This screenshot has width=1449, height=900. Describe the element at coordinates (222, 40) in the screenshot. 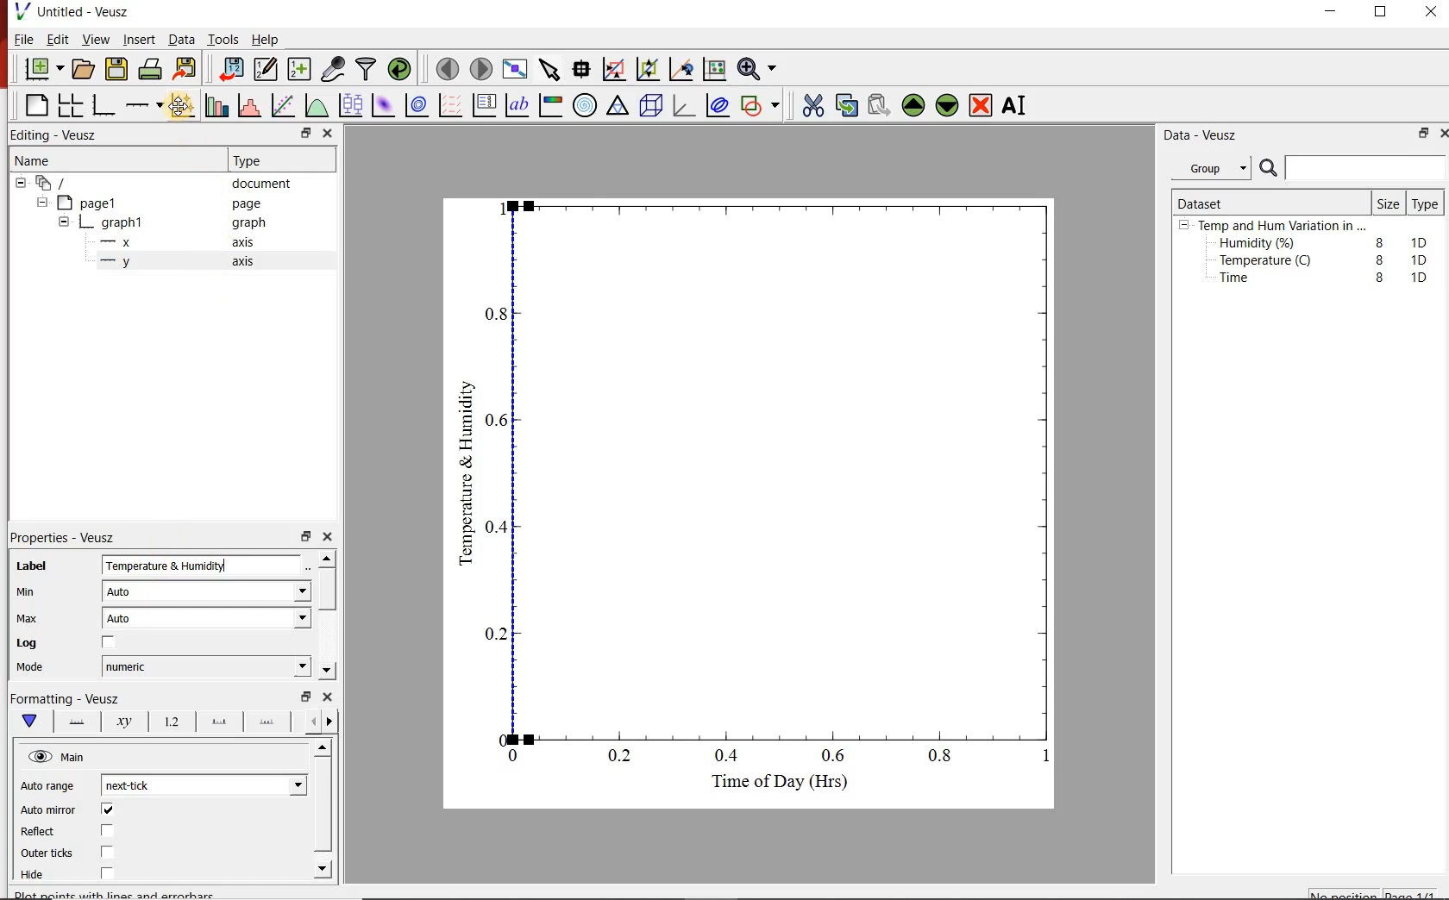

I see `Tools` at that location.